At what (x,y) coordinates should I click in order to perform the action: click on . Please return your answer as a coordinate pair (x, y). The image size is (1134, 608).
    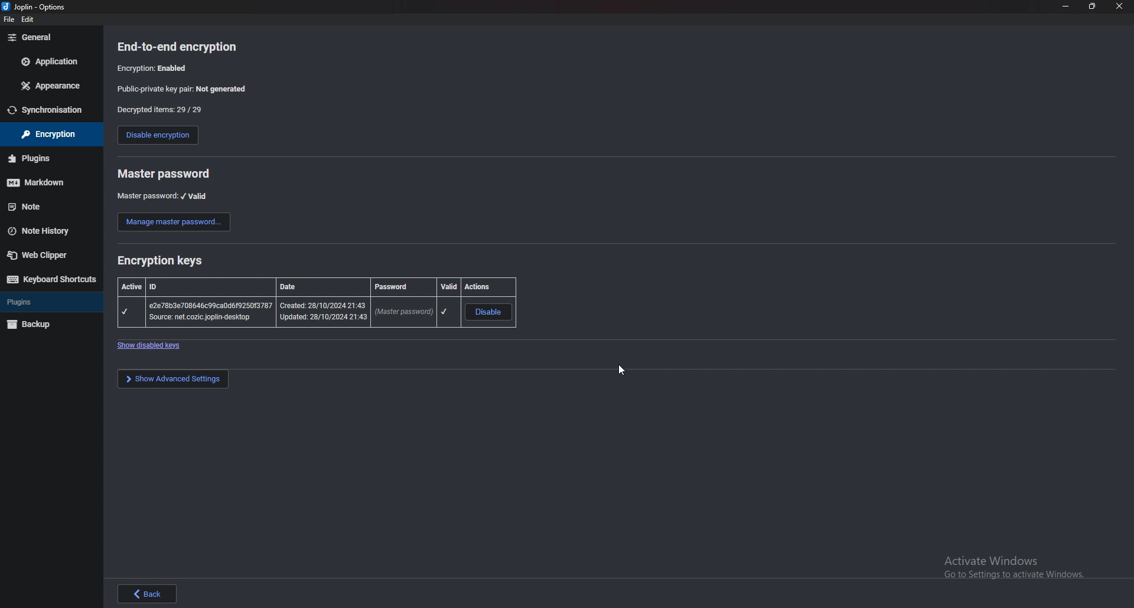
    Looking at the image, I should click on (22, 207).